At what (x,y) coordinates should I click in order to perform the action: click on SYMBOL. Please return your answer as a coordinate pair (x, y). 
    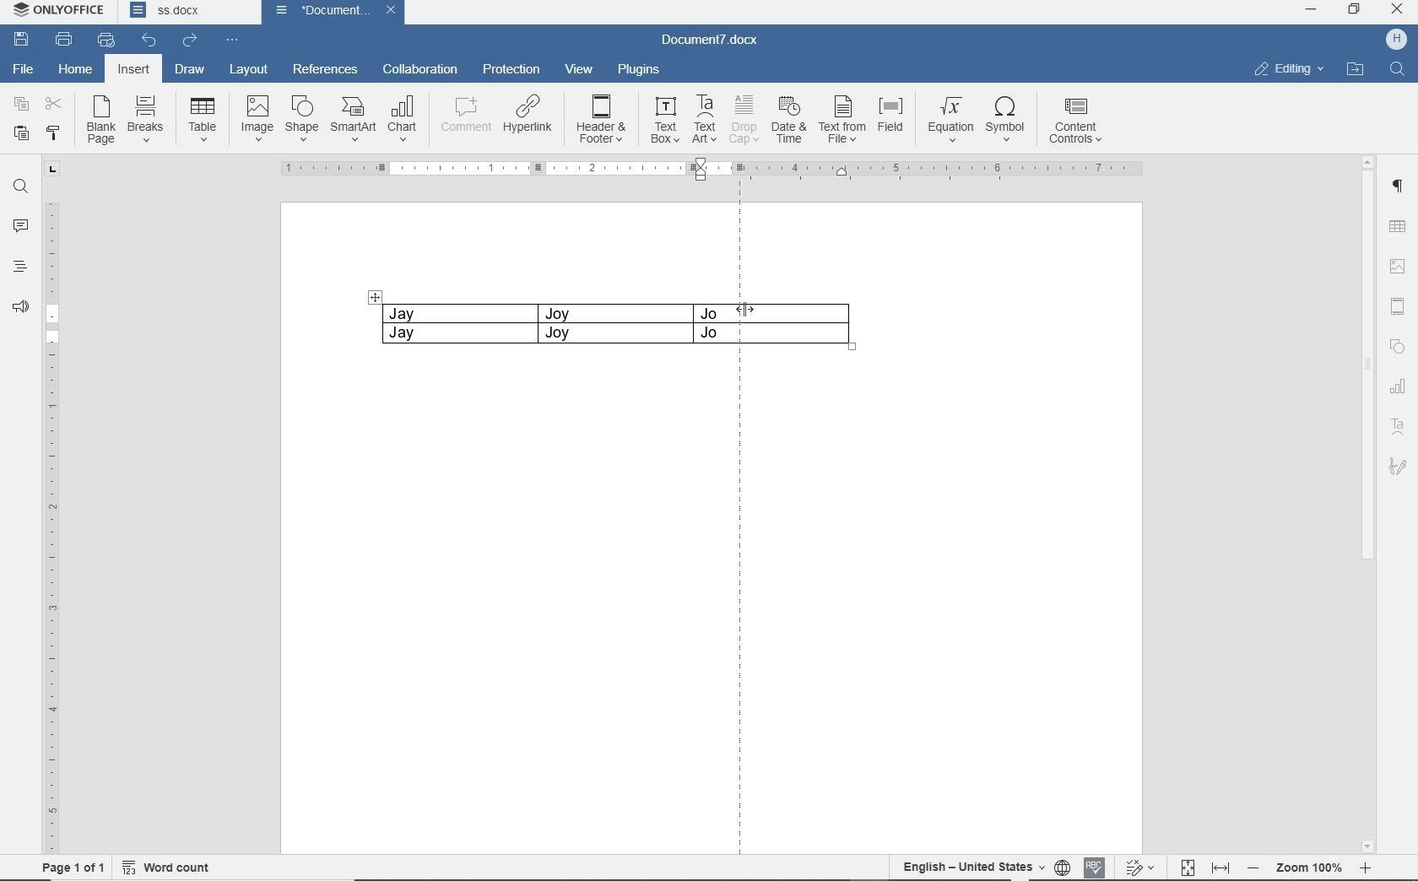
    Looking at the image, I should click on (1005, 120).